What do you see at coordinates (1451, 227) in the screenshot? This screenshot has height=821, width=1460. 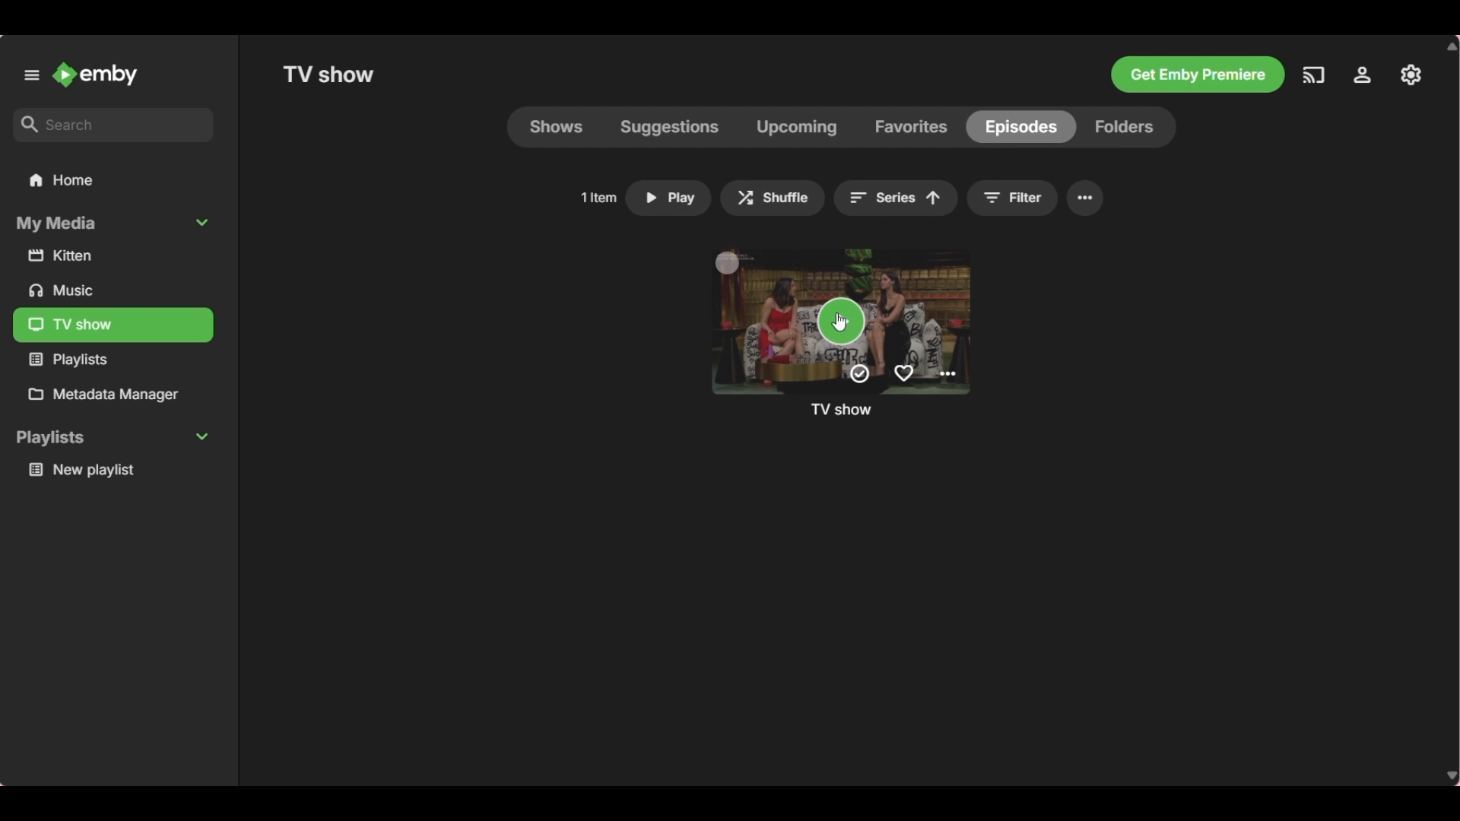 I see `Vertical slide bar` at bounding box center [1451, 227].